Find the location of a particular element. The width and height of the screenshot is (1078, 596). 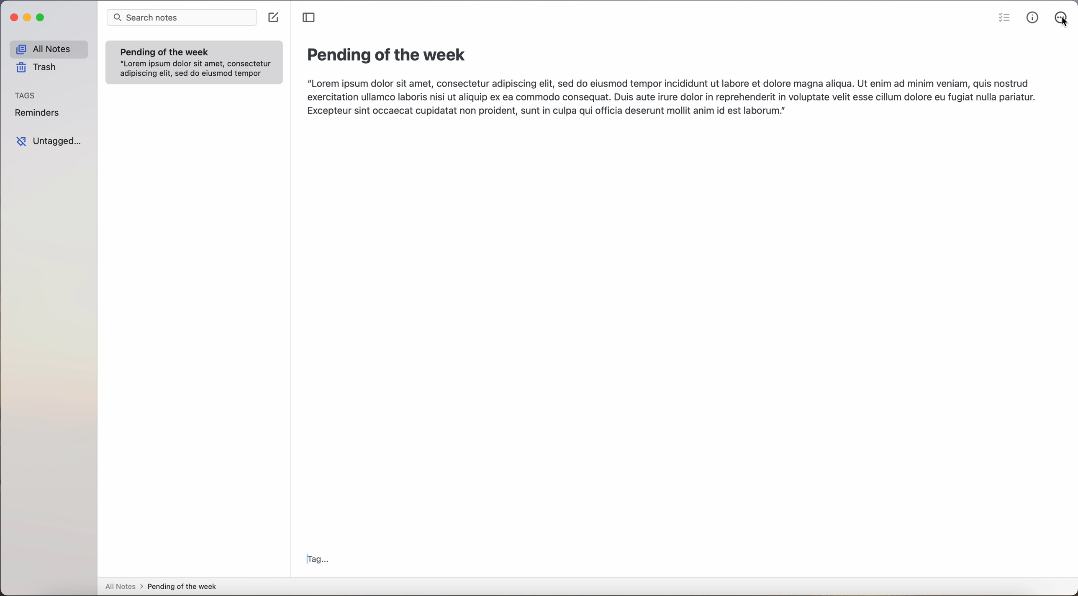

cursor is located at coordinates (1063, 26).